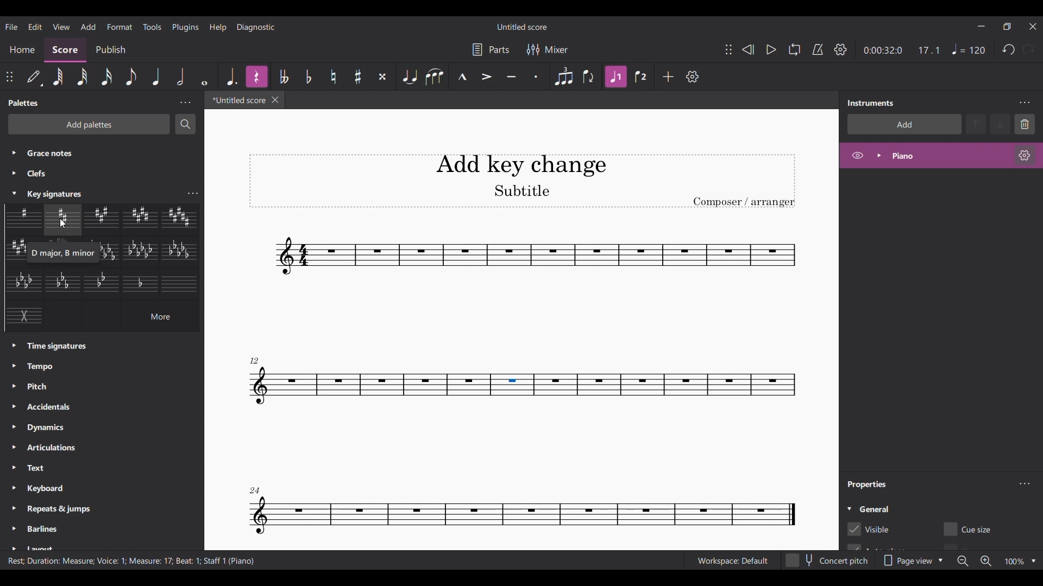 The width and height of the screenshot is (1043, 586). Describe the element at coordinates (152, 27) in the screenshot. I see `Tools menu` at that location.